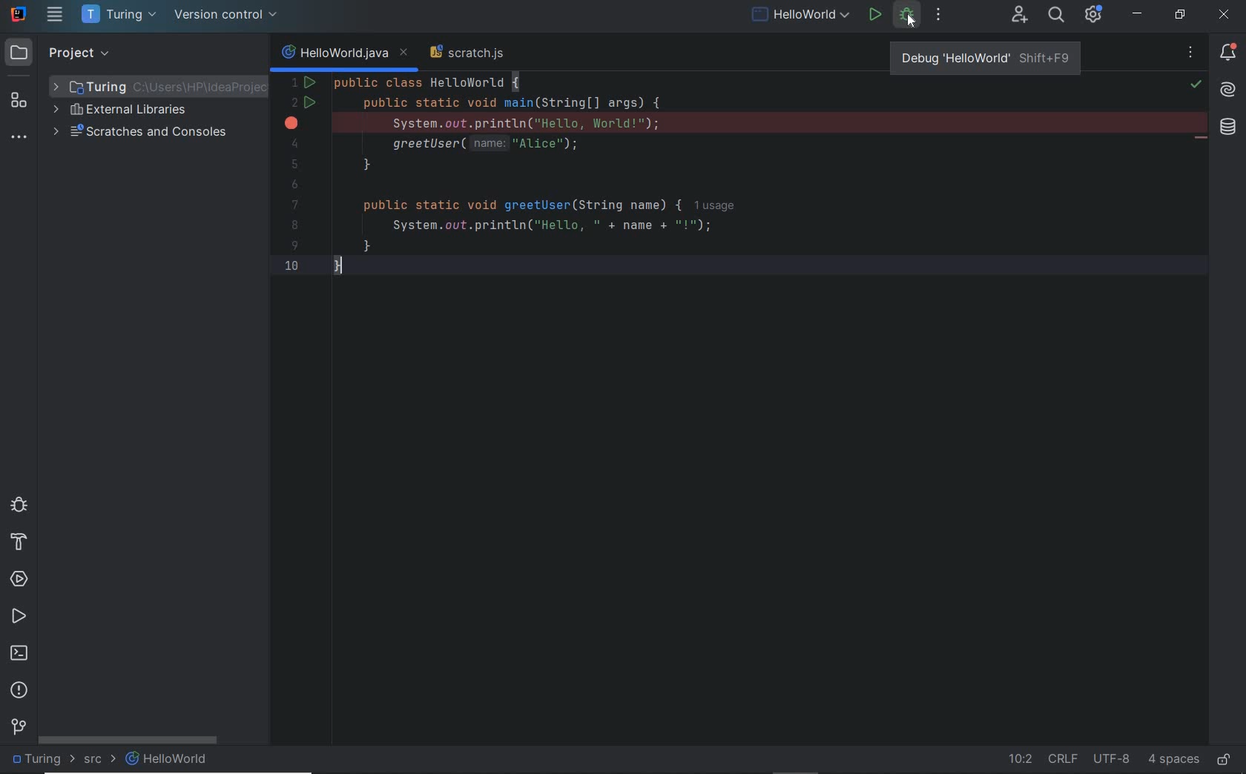 This screenshot has height=774, width=1246. I want to click on indent, so click(1174, 759).